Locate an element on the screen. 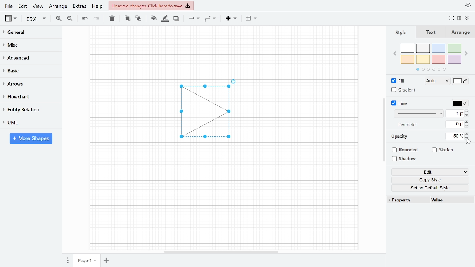  Set as default style is located at coordinates (431, 188).